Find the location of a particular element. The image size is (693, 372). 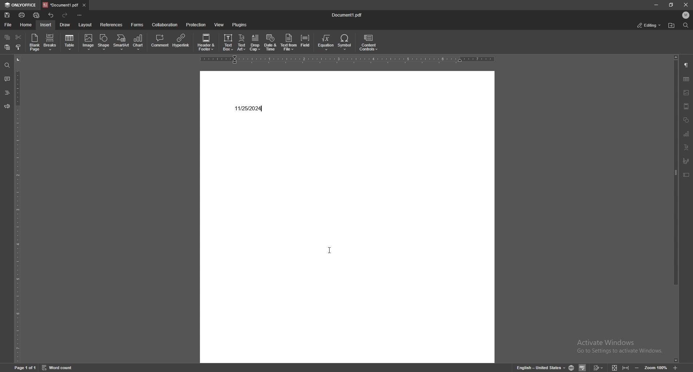

page 1 of 1 is located at coordinates (25, 368).